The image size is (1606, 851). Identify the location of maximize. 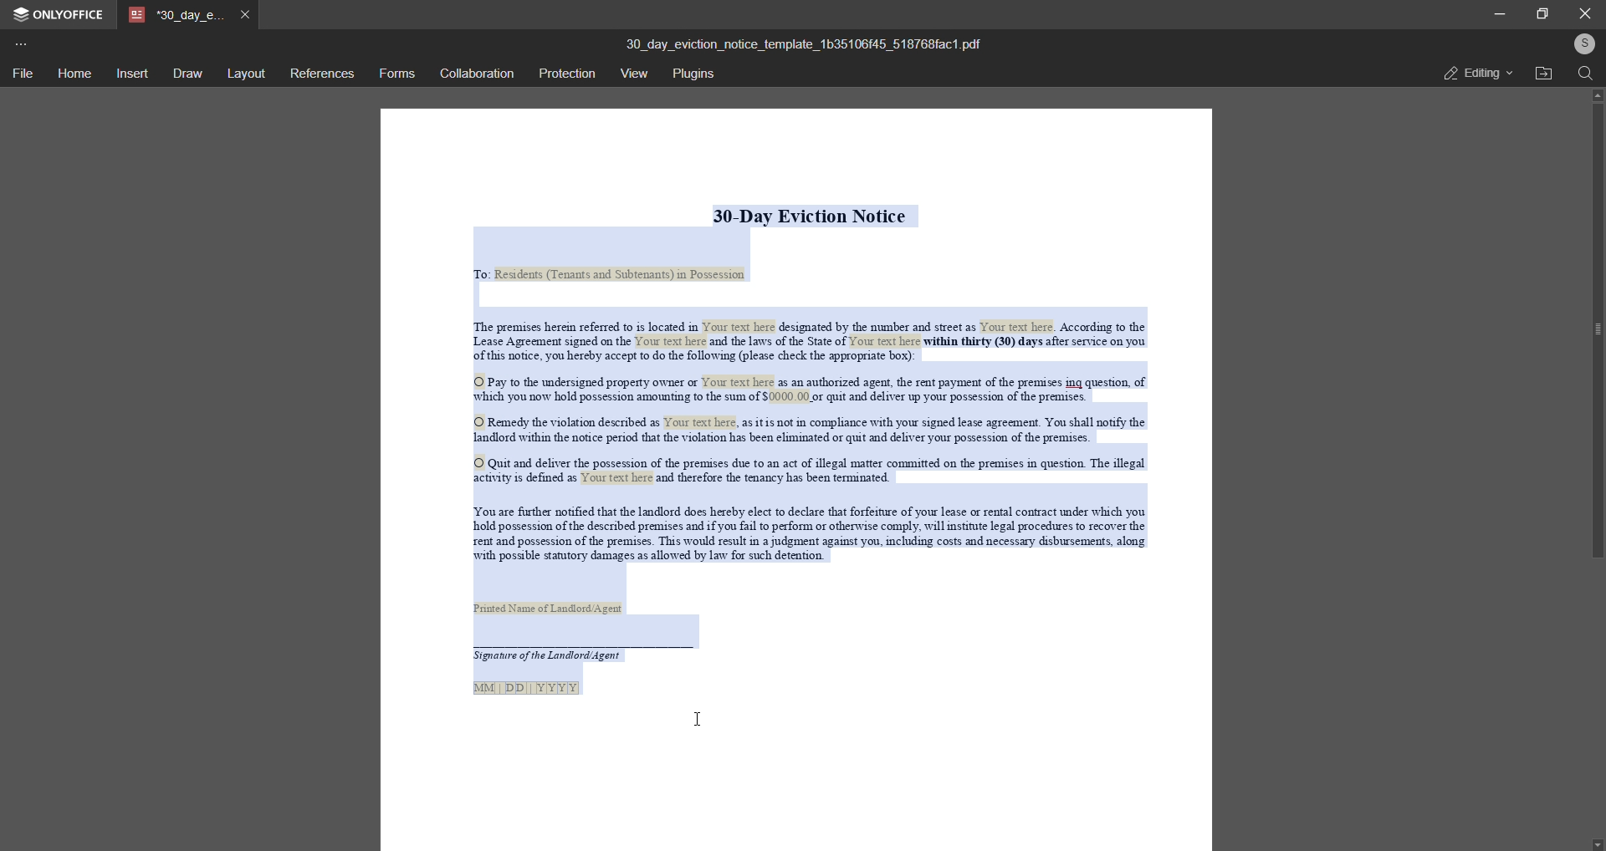
(1542, 13).